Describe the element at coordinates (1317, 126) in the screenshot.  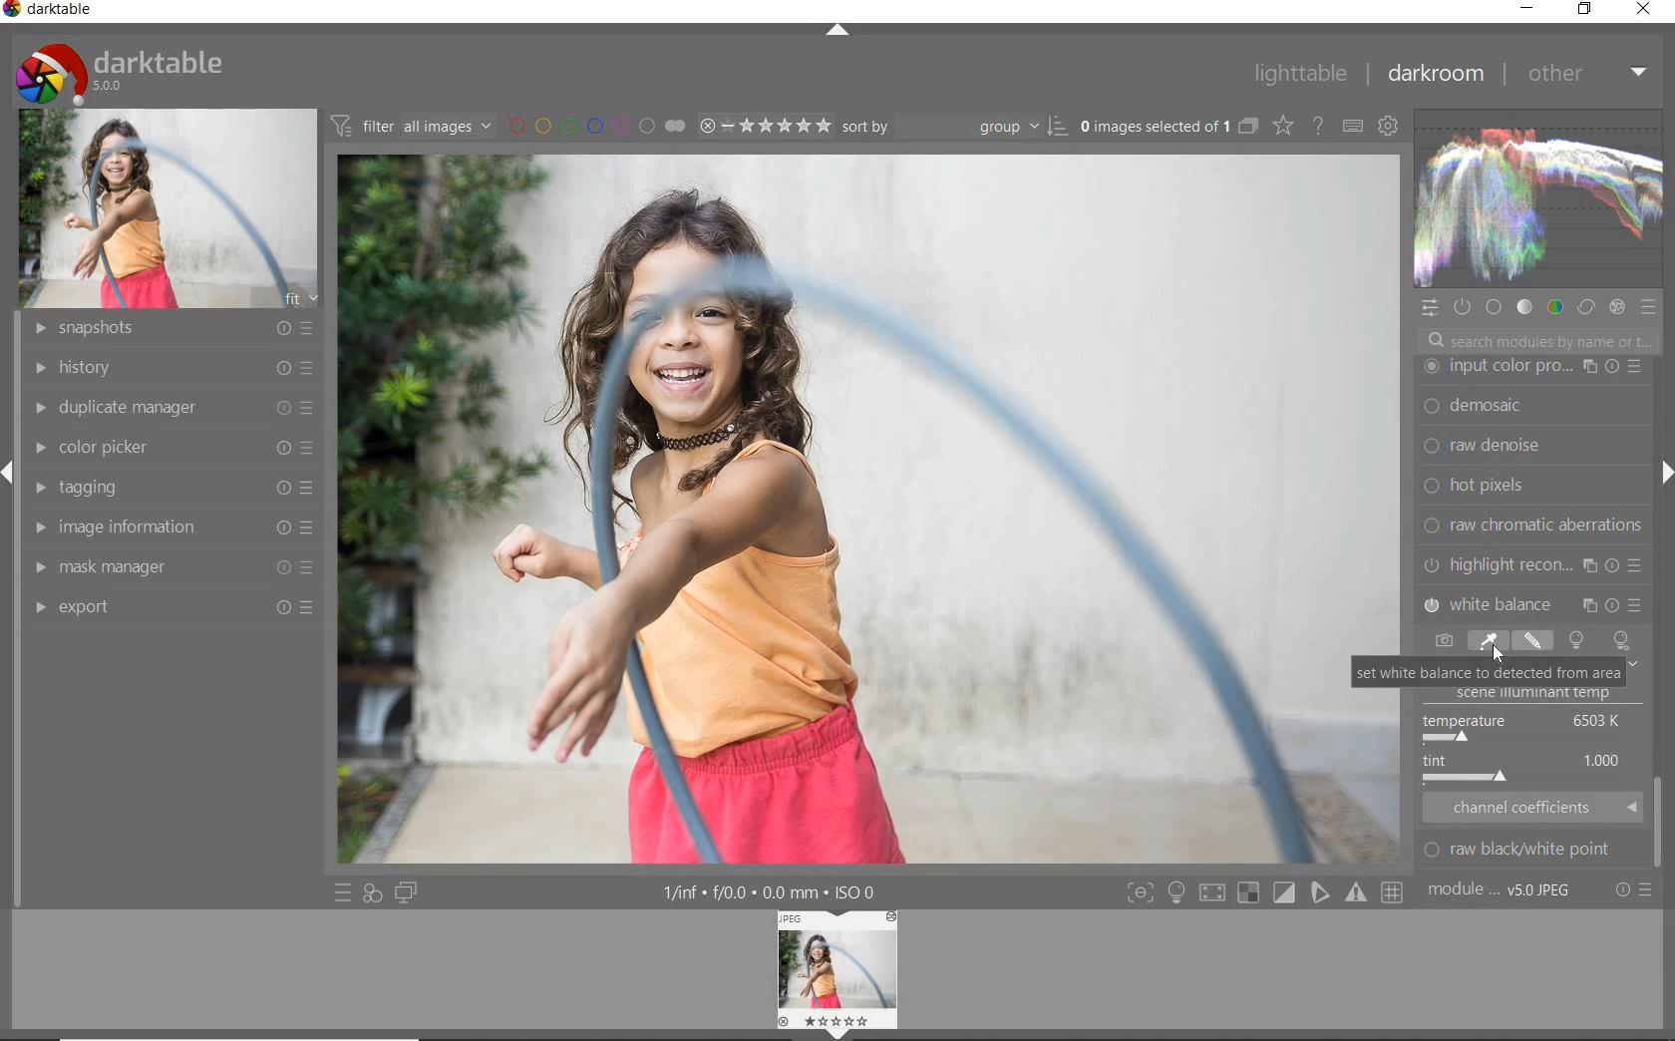
I see `enable for online help` at that location.